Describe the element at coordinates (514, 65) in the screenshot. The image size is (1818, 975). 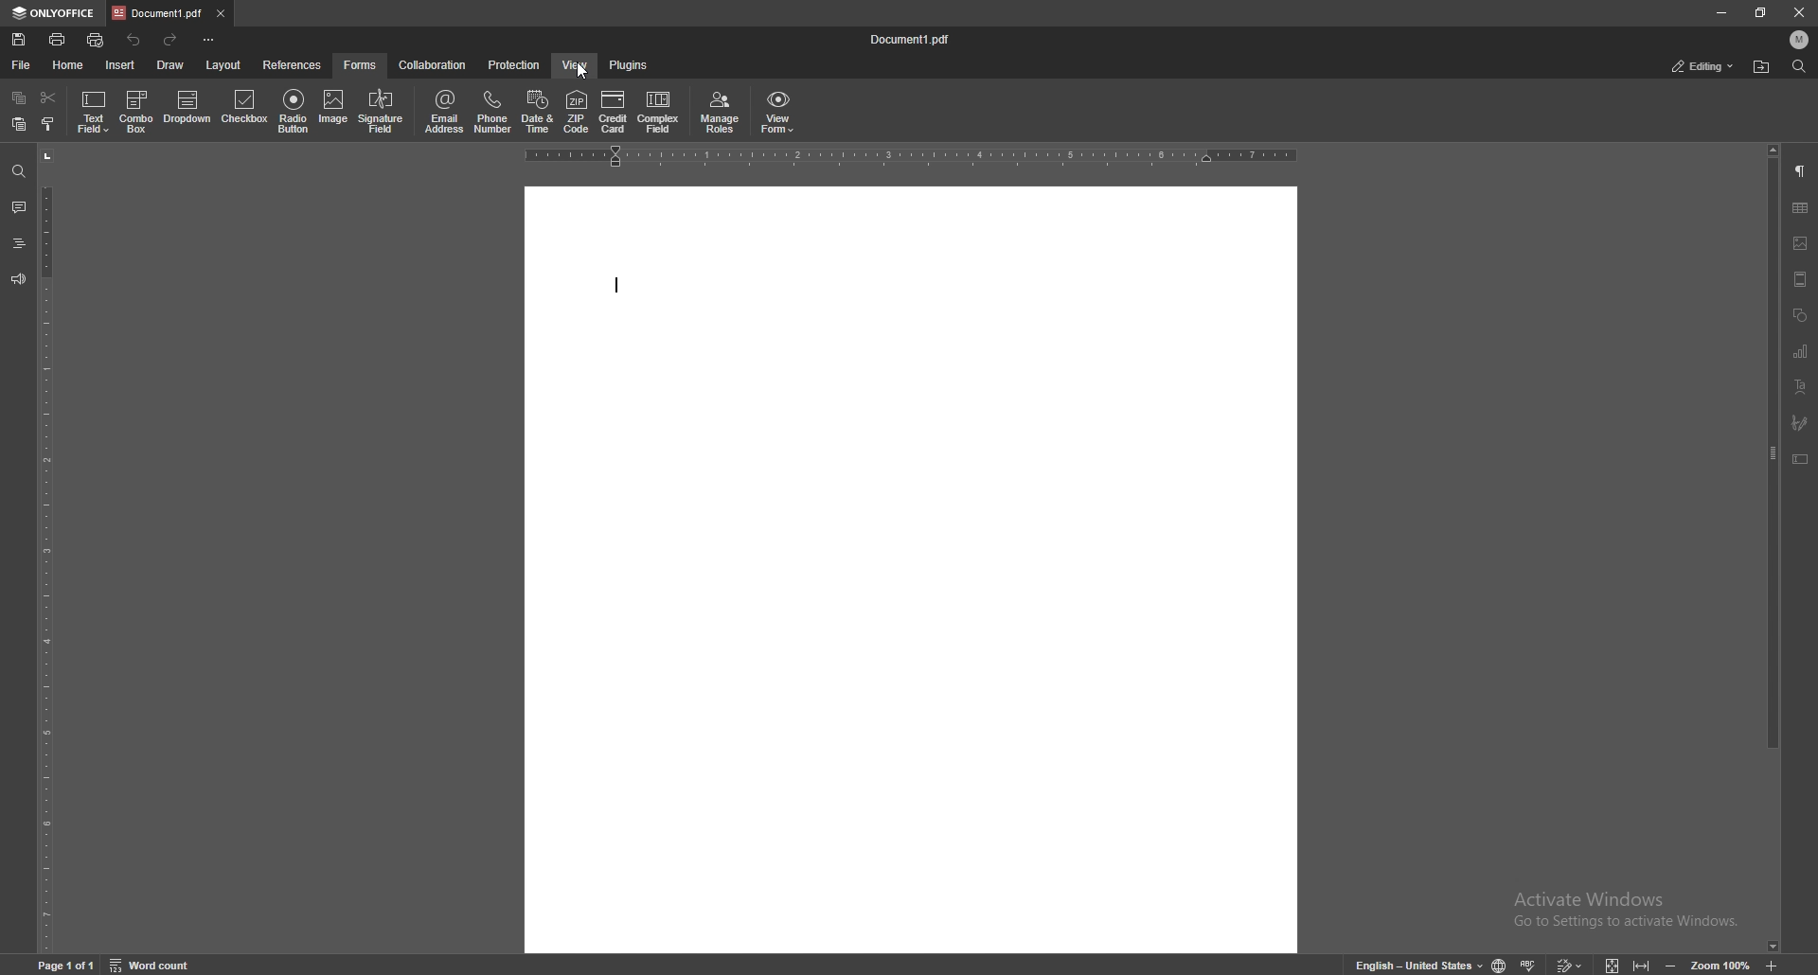
I see `protection` at that location.